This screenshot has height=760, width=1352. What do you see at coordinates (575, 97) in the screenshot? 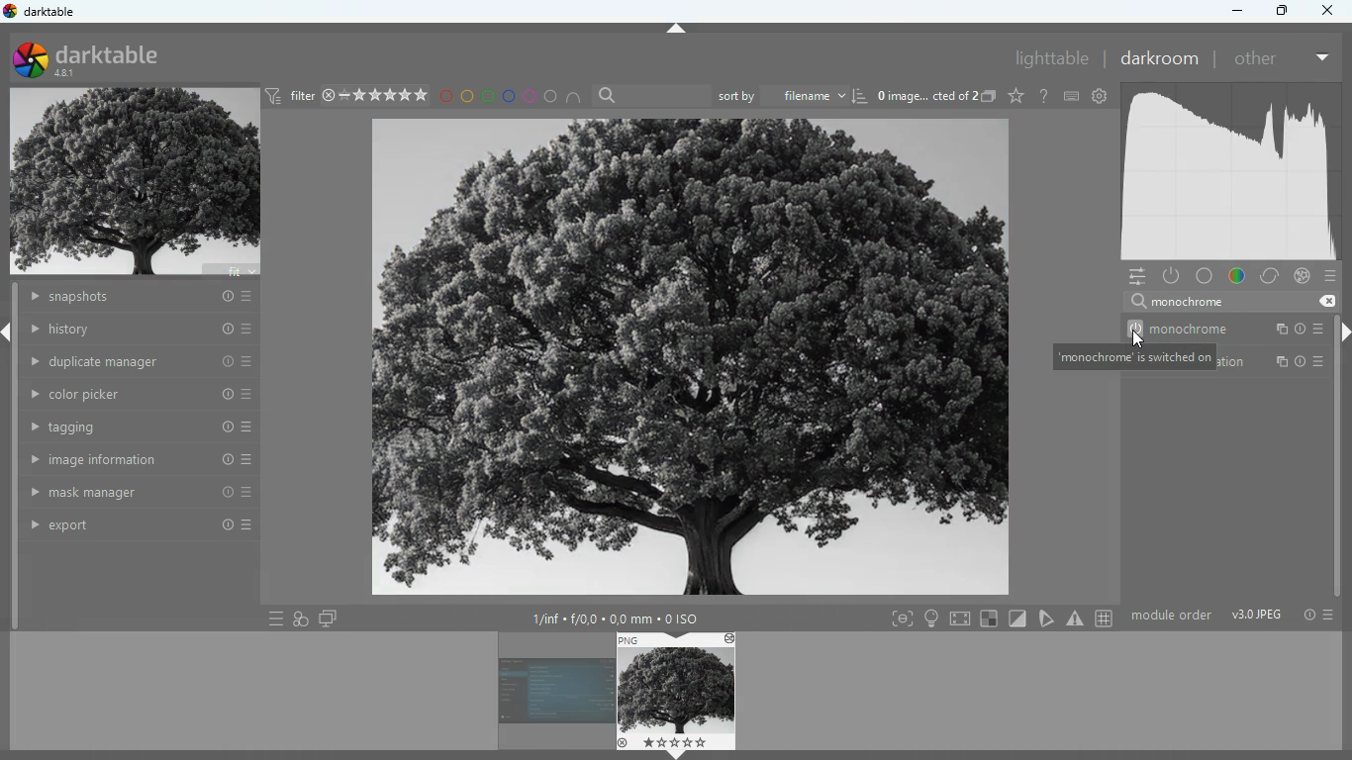
I see `semi circle` at bounding box center [575, 97].